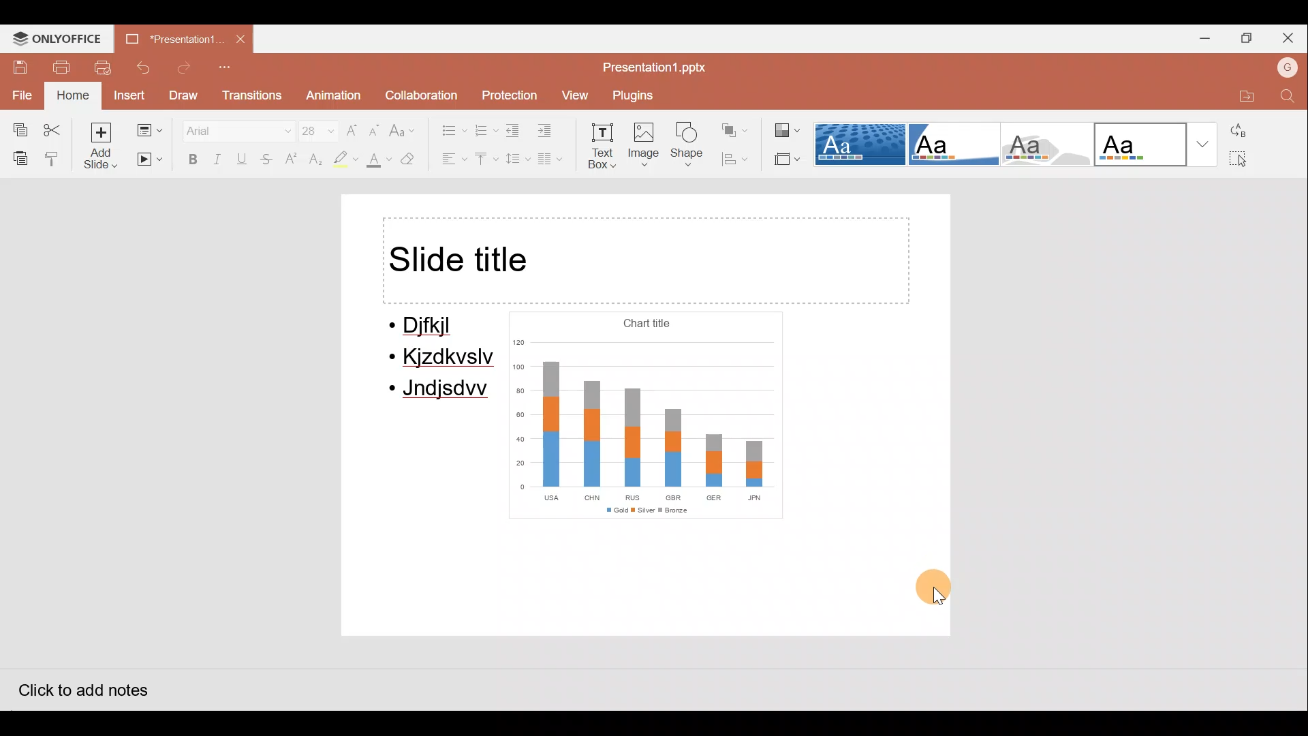 The width and height of the screenshot is (1308, 736). I want to click on Save, so click(13, 66).